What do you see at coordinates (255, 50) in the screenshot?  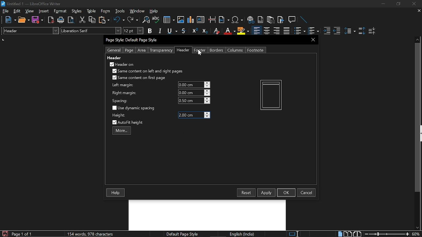 I see `Footnote` at bounding box center [255, 50].